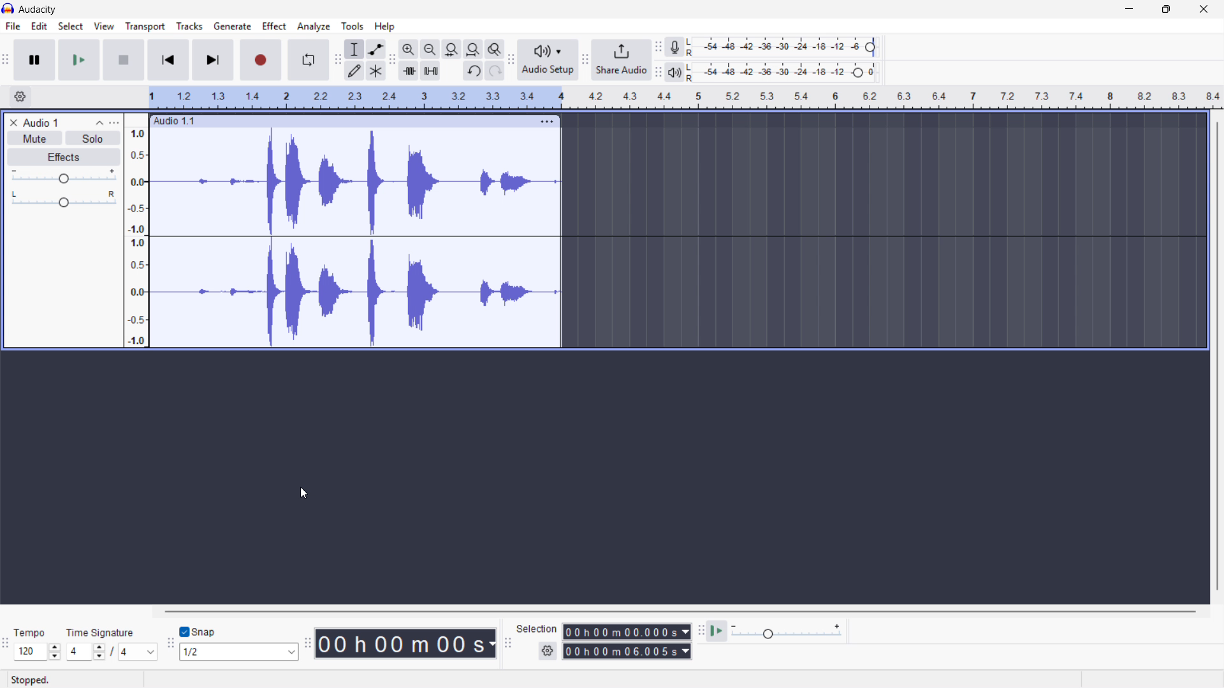 The image size is (1224, 688). Describe the element at coordinates (78, 60) in the screenshot. I see `Play ` at that location.